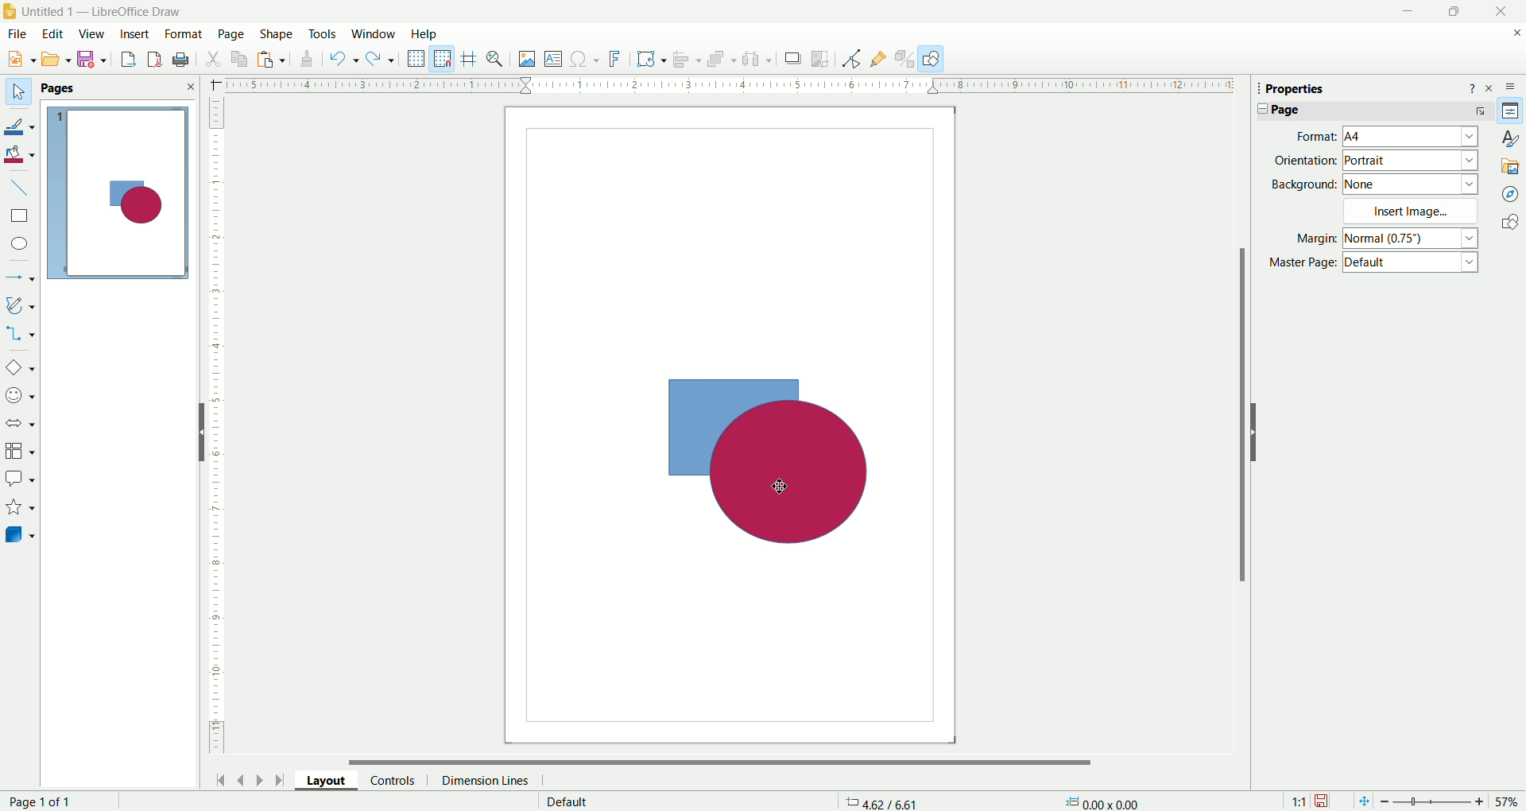 The height and width of the screenshot is (811, 1526). Describe the element at coordinates (724, 87) in the screenshot. I see `horizontal ruler` at that location.